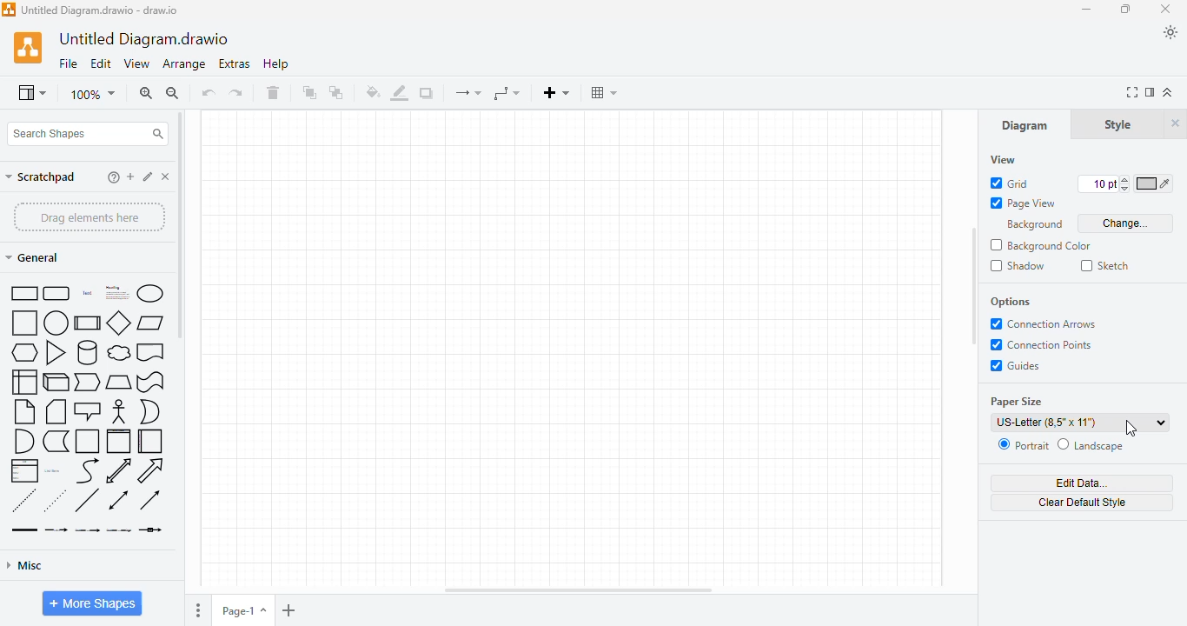 The image size is (1187, 626). What do you see at coordinates (88, 441) in the screenshot?
I see `container` at bounding box center [88, 441].